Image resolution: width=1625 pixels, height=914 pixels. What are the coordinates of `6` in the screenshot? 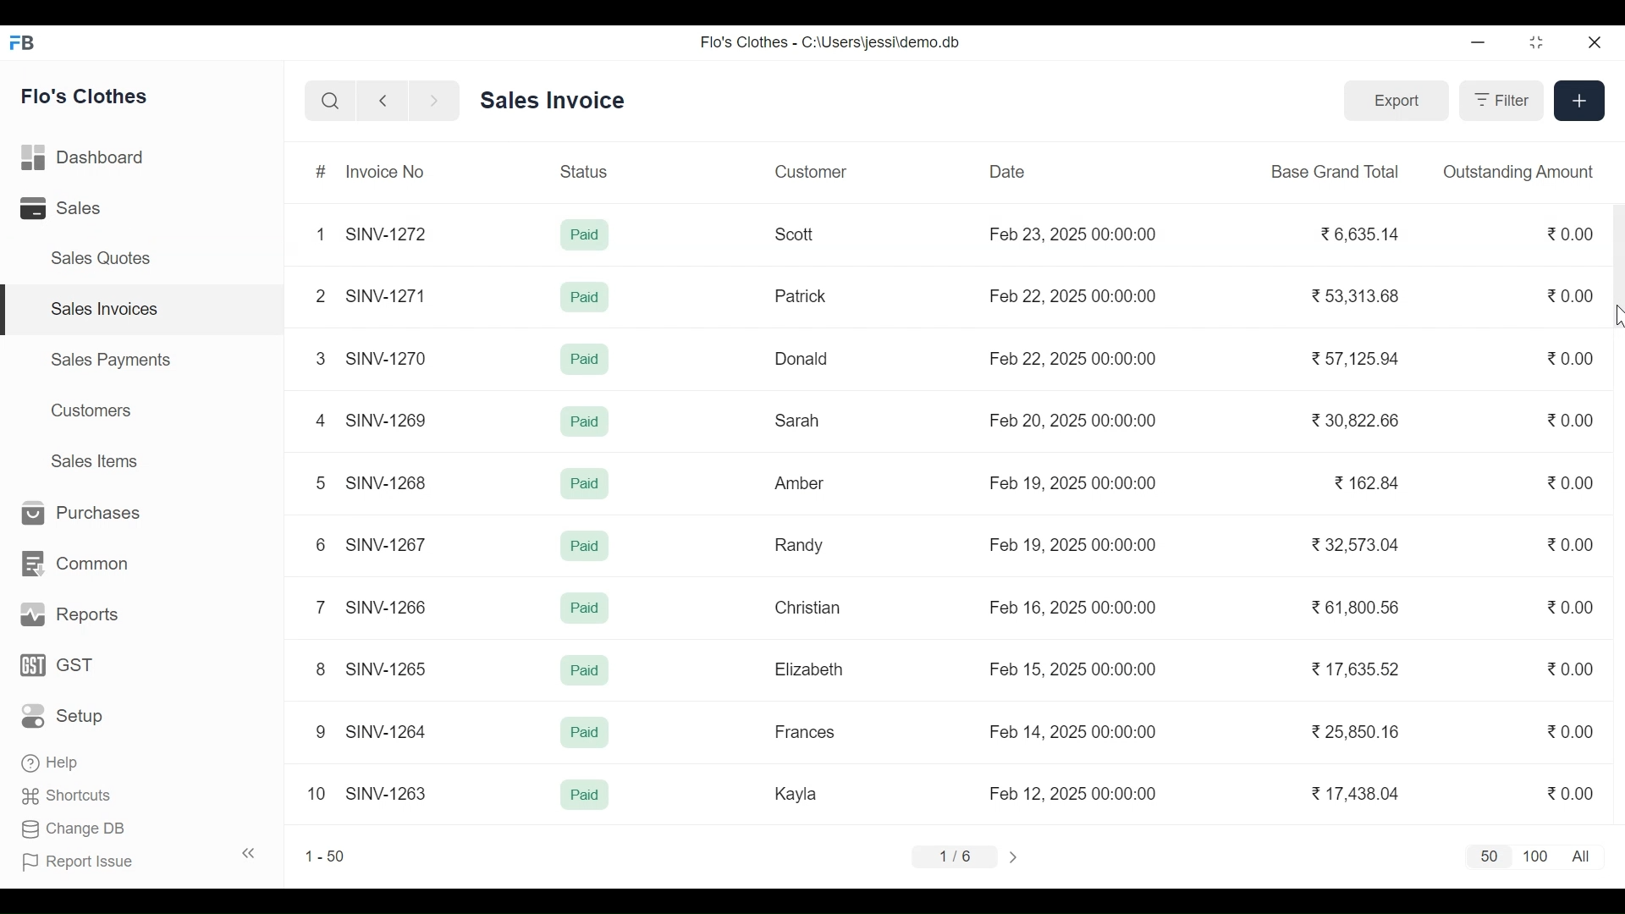 It's located at (318, 544).